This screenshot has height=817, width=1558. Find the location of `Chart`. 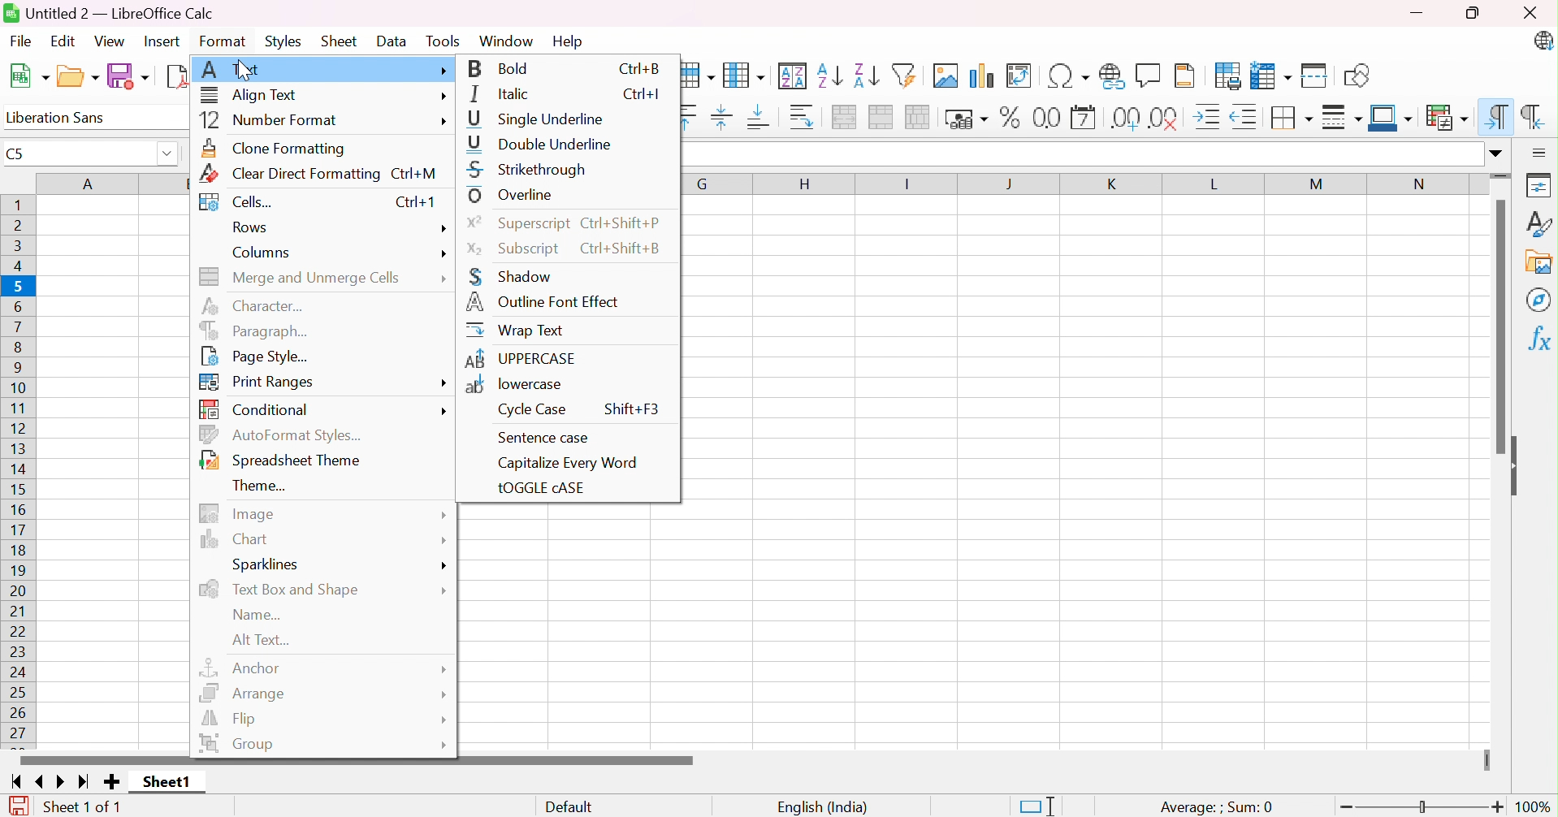

Chart is located at coordinates (238, 538).